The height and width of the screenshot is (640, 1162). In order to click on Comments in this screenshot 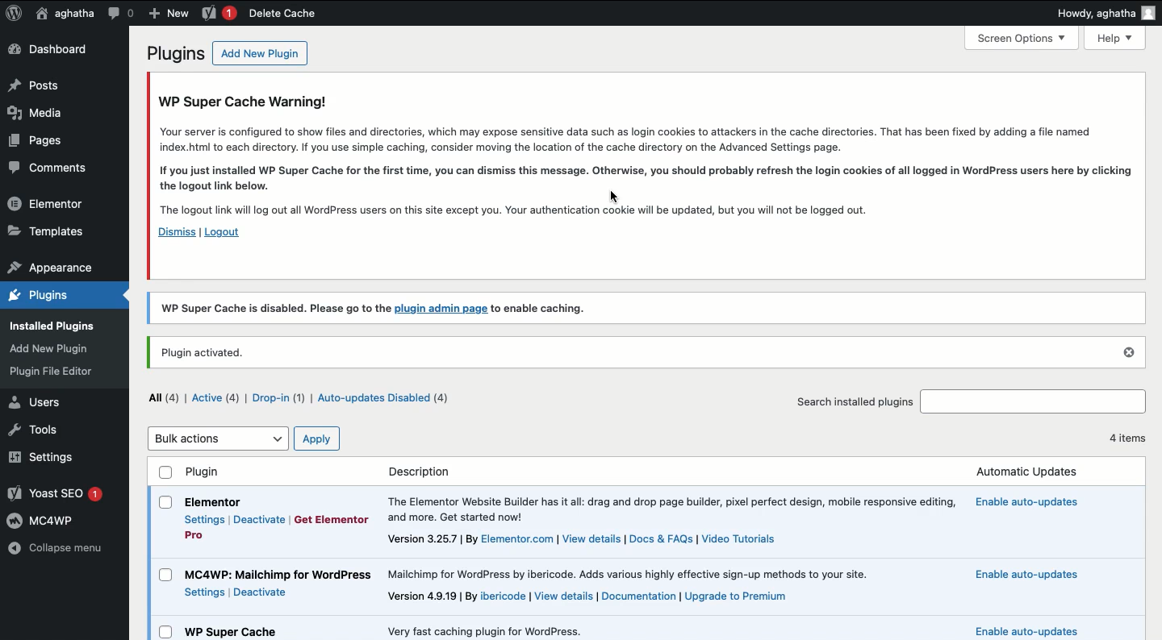, I will do `click(46, 169)`.